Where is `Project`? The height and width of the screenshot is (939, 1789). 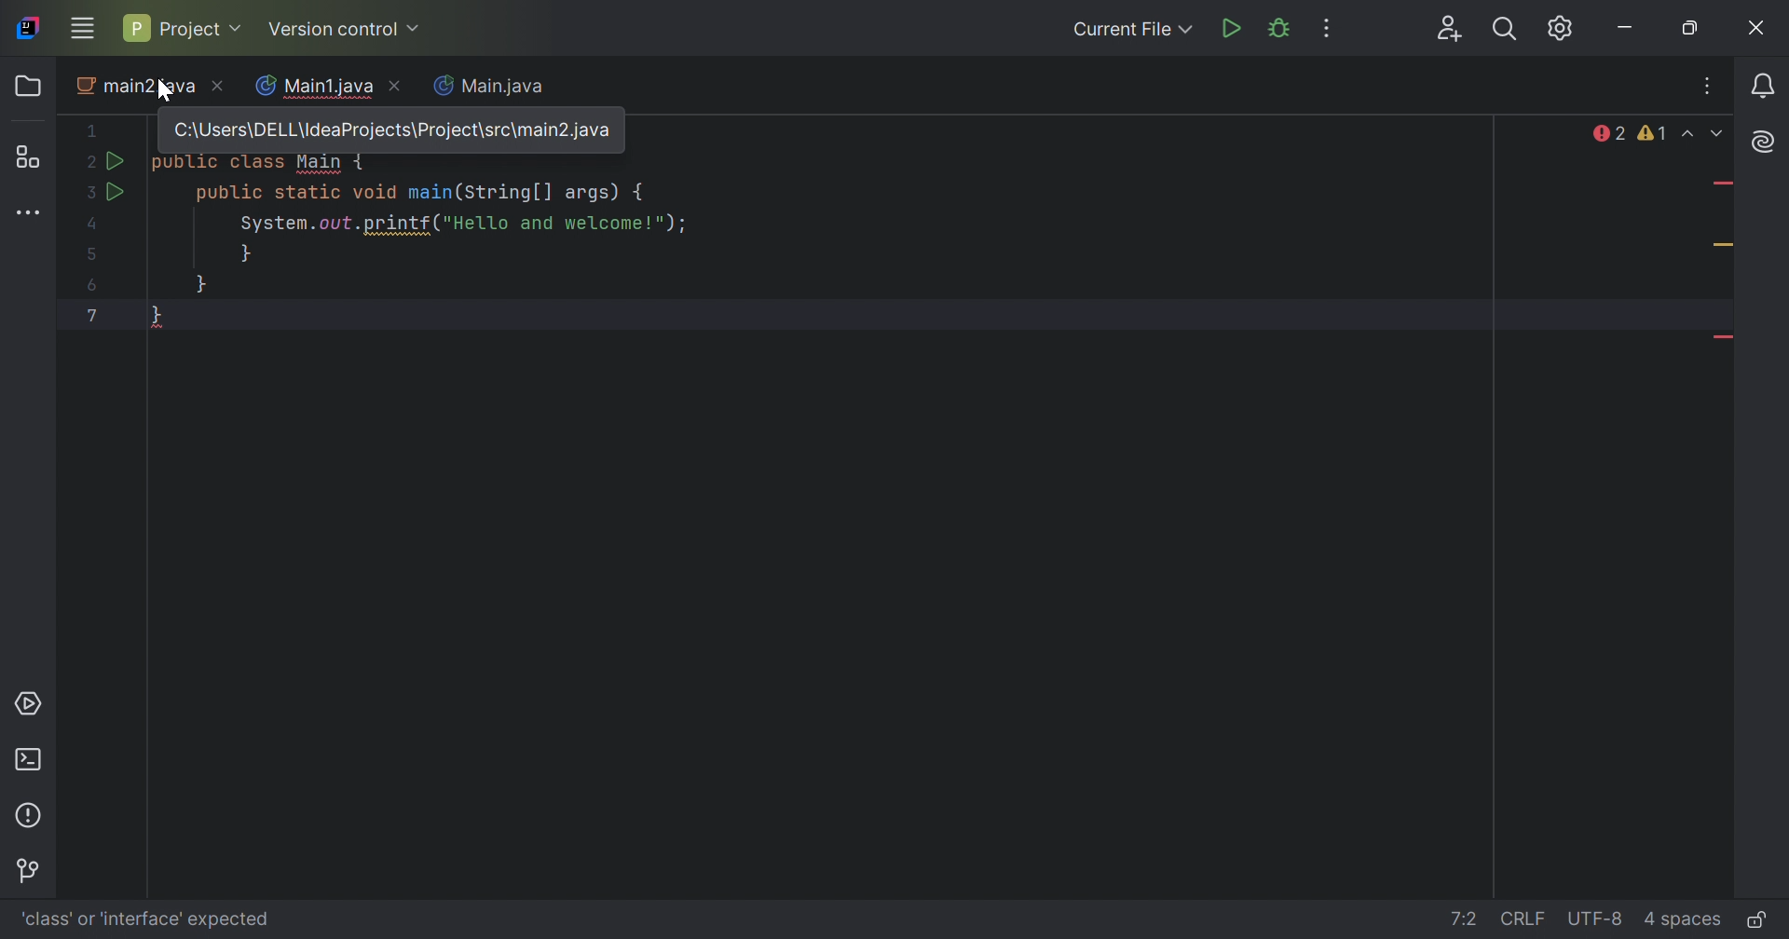
Project is located at coordinates (185, 30).